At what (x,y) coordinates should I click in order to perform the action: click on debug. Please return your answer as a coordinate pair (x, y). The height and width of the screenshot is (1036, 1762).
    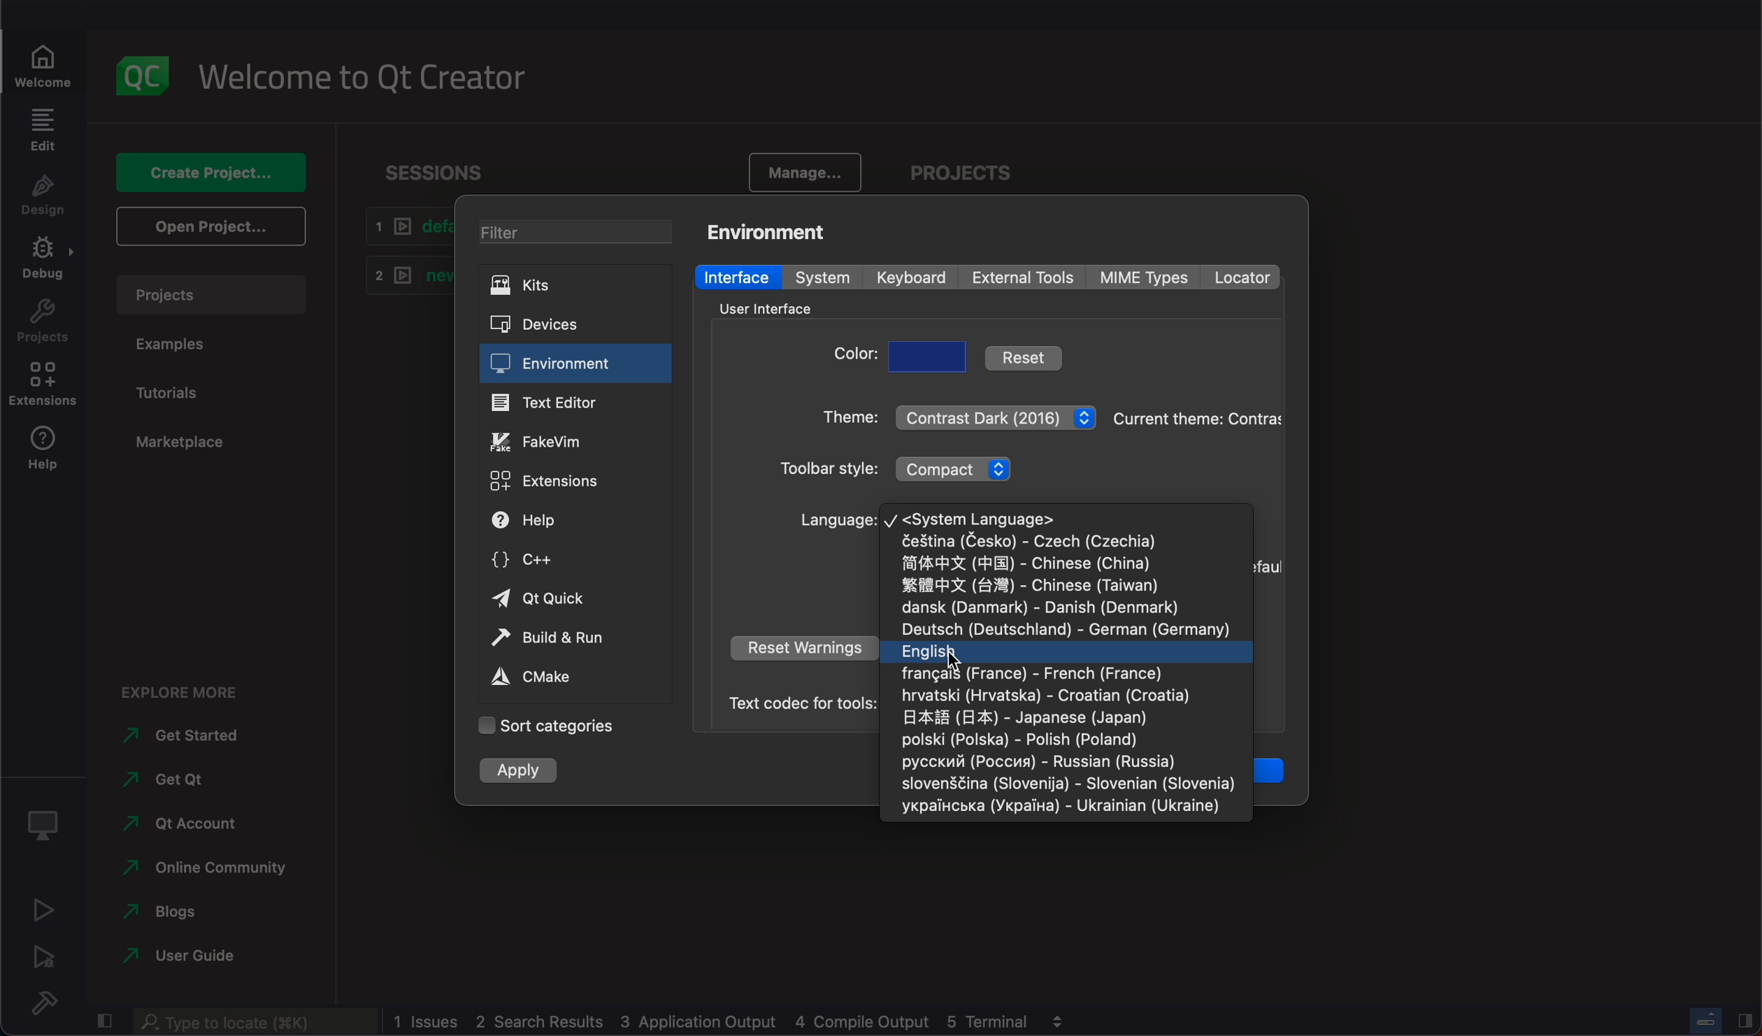
    Looking at the image, I should click on (44, 261).